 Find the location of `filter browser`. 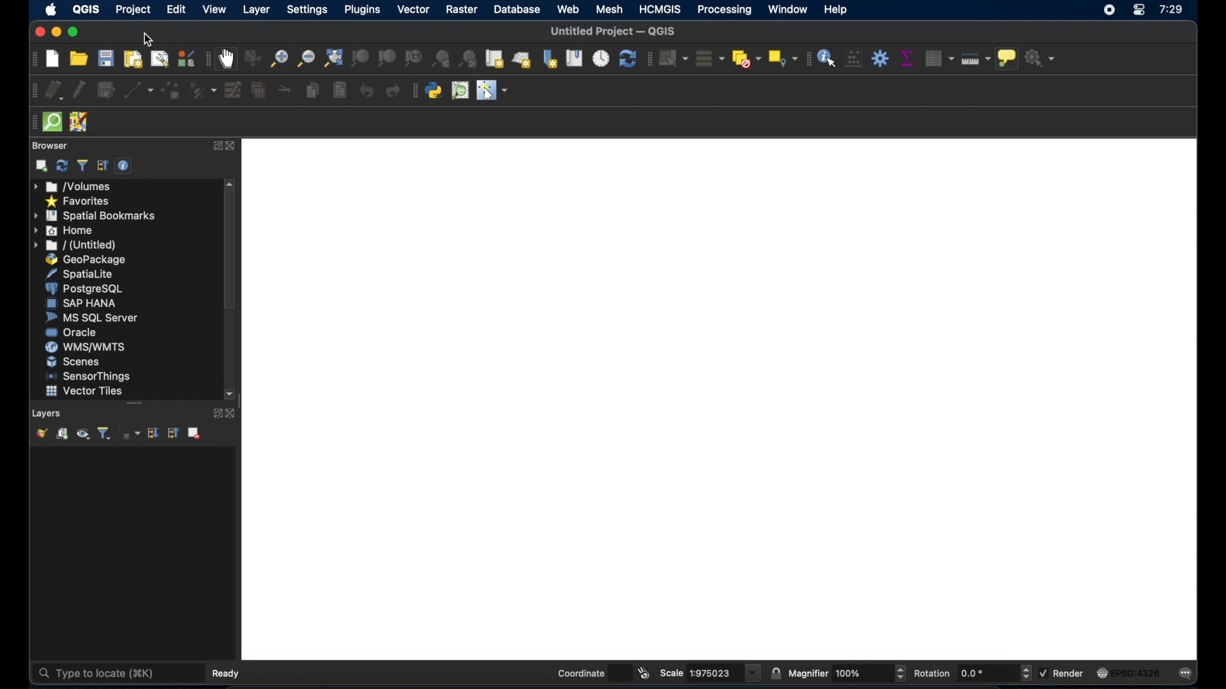

filter browser is located at coordinates (82, 165).